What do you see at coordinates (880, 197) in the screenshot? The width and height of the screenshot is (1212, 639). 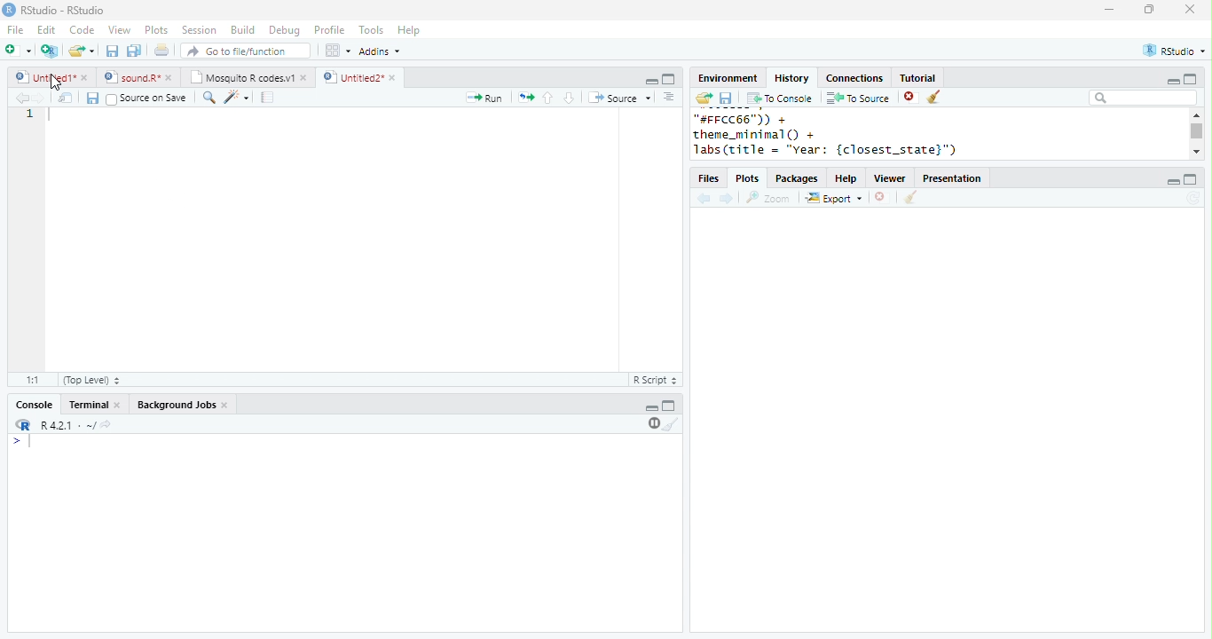 I see `close file` at bounding box center [880, 197].